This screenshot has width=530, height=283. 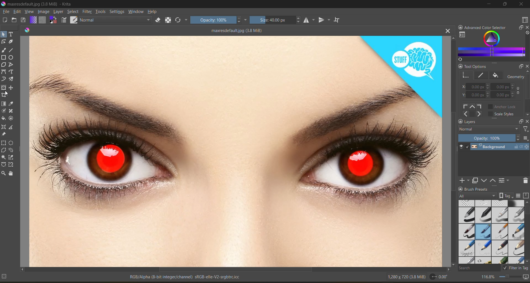 What do you see at coordinates (12, 150) in the screenshot?
I see `tool` at bounding box center [12, 150].